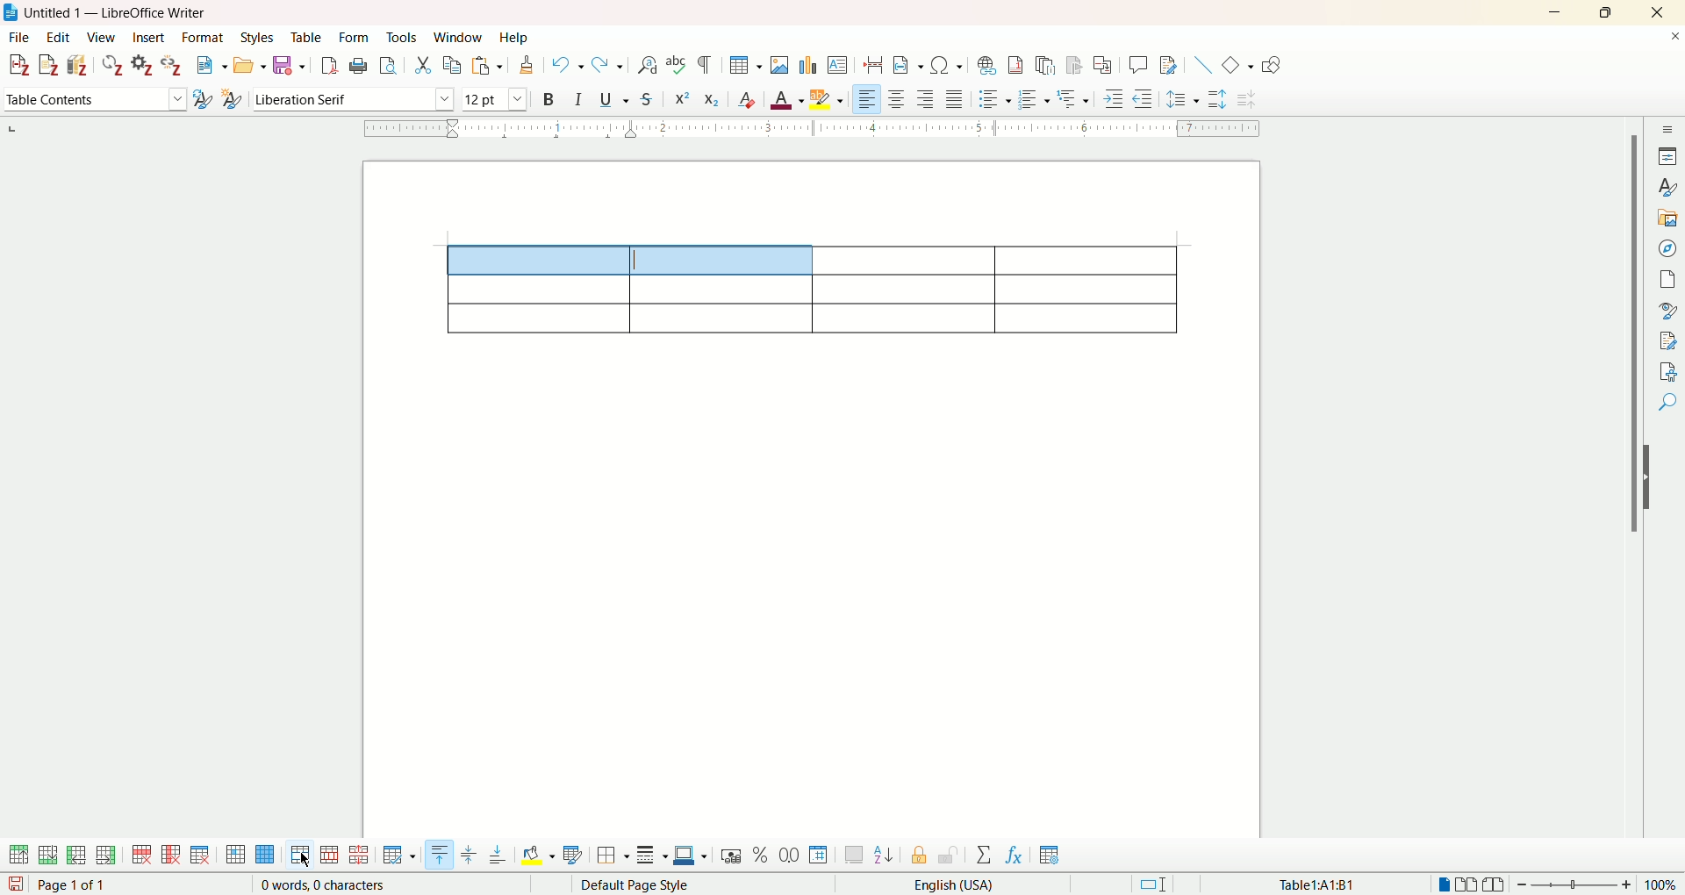 This screenshot has width=1685, height=895. What do you see at coordinates (709, 65) in the screenshot?
I see `formatting marks` at bounding box center [709, 65].